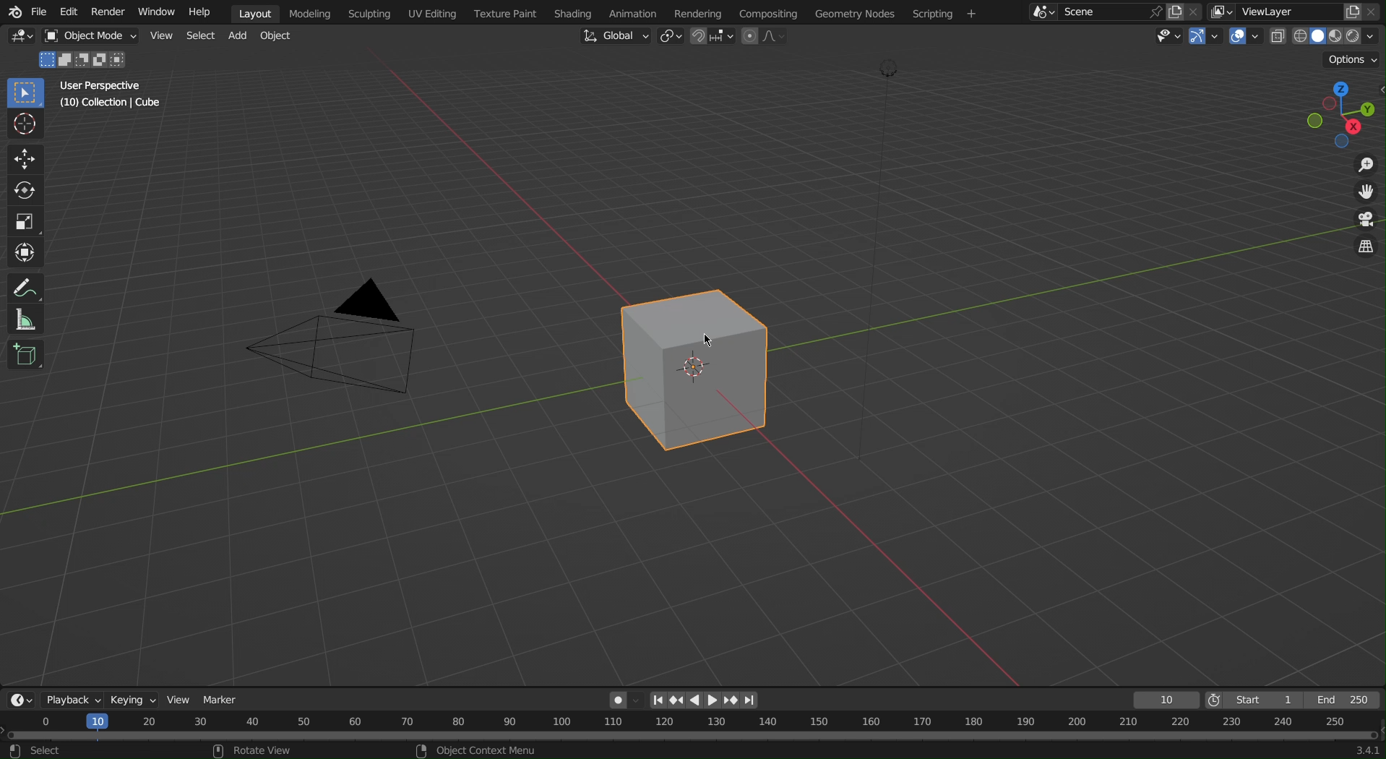  Describe the element at coordinates (691, 737) in the screenshot. I see `Timeline` at that location.